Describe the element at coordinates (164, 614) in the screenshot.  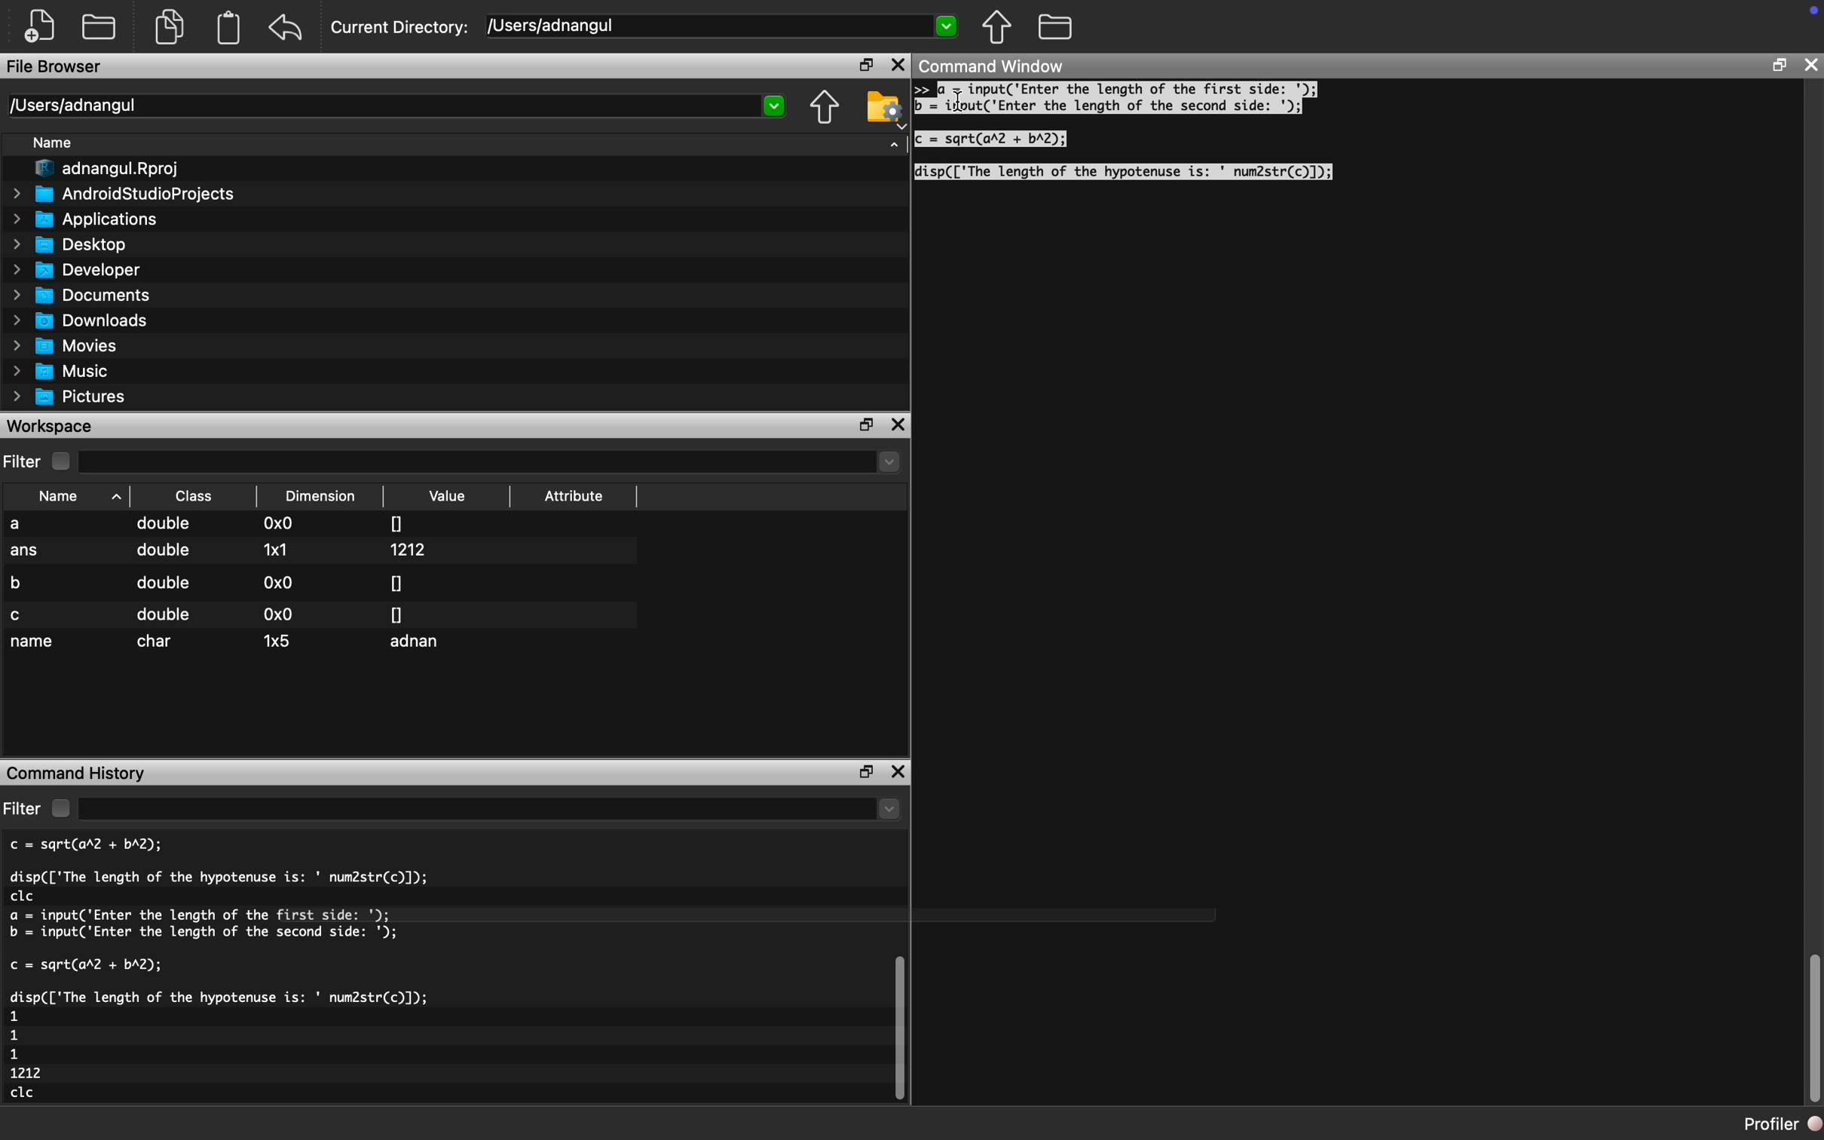
I see `double` at that location.